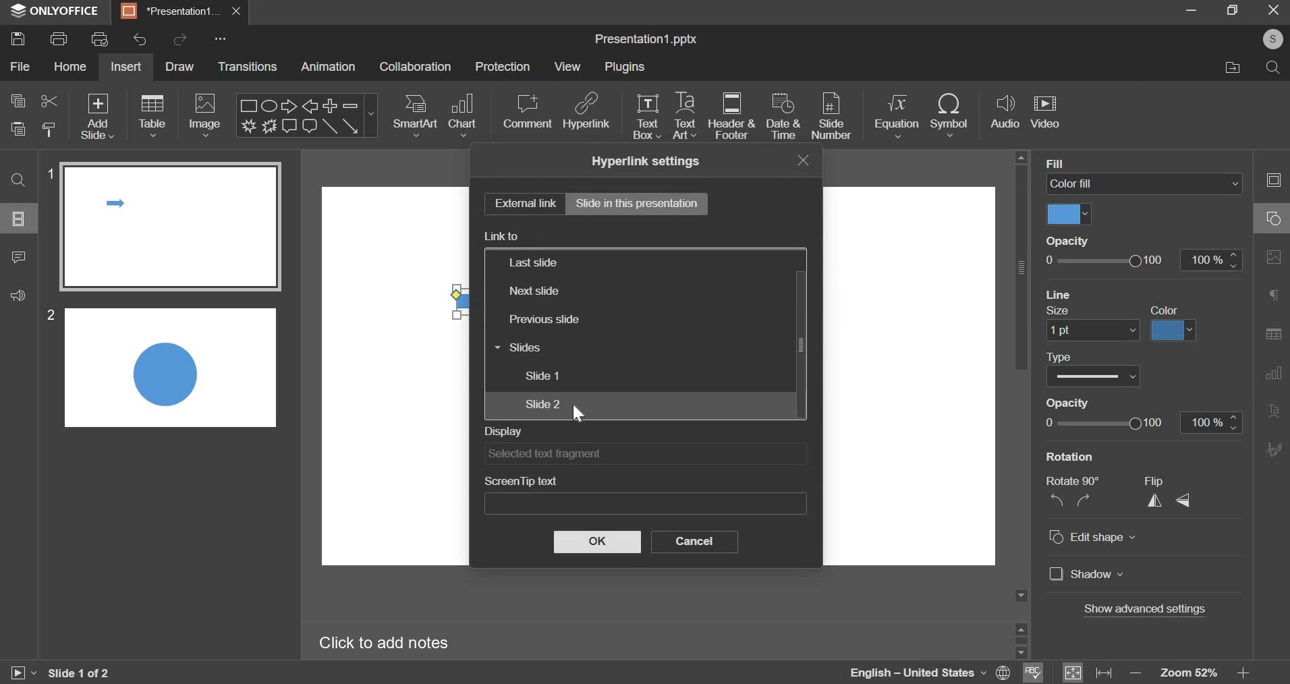 This screenshot has width=1290, height=684. What do you see at coordinates (1158, 481) in the screenshot?
I see `Flip` at bounding box center [1158, 481].